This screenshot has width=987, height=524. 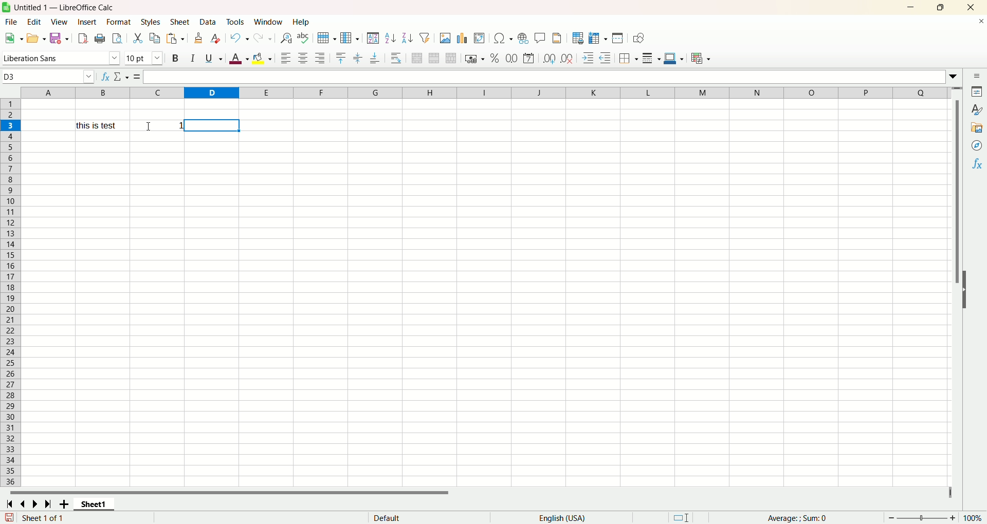 What do you see at coordinates (541, 38) in the screenshot?
I see `insert comment` at bounding box center [541, 38].